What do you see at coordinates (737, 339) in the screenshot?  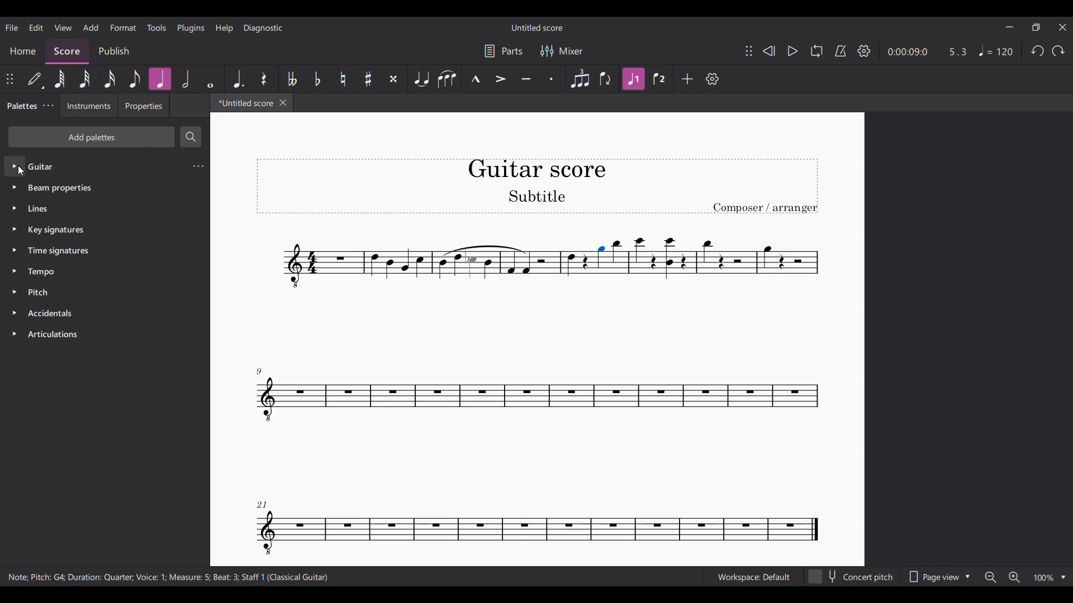 I see `Current score` at bounding box center [737, 339].